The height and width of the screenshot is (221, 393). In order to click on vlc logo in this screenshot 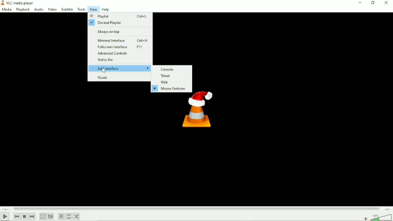, I will do `click(3, 3)`.